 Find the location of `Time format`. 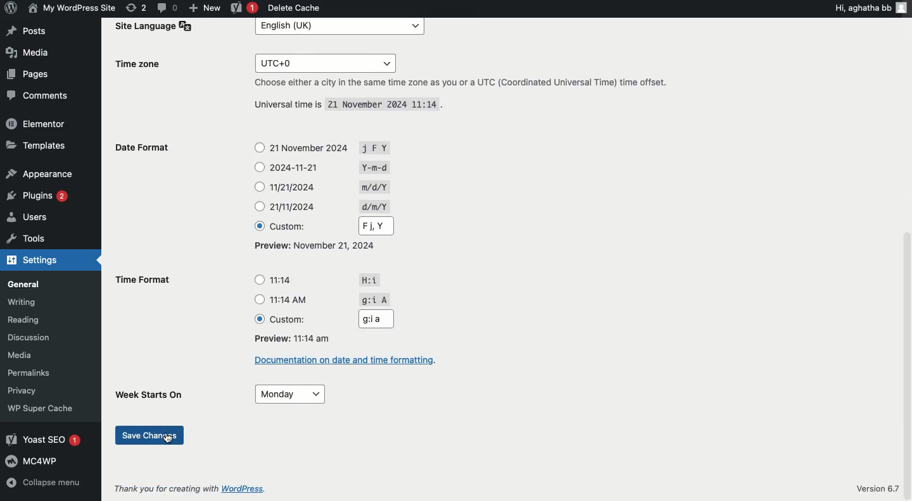

Time format is located at coordinates (145, 281).